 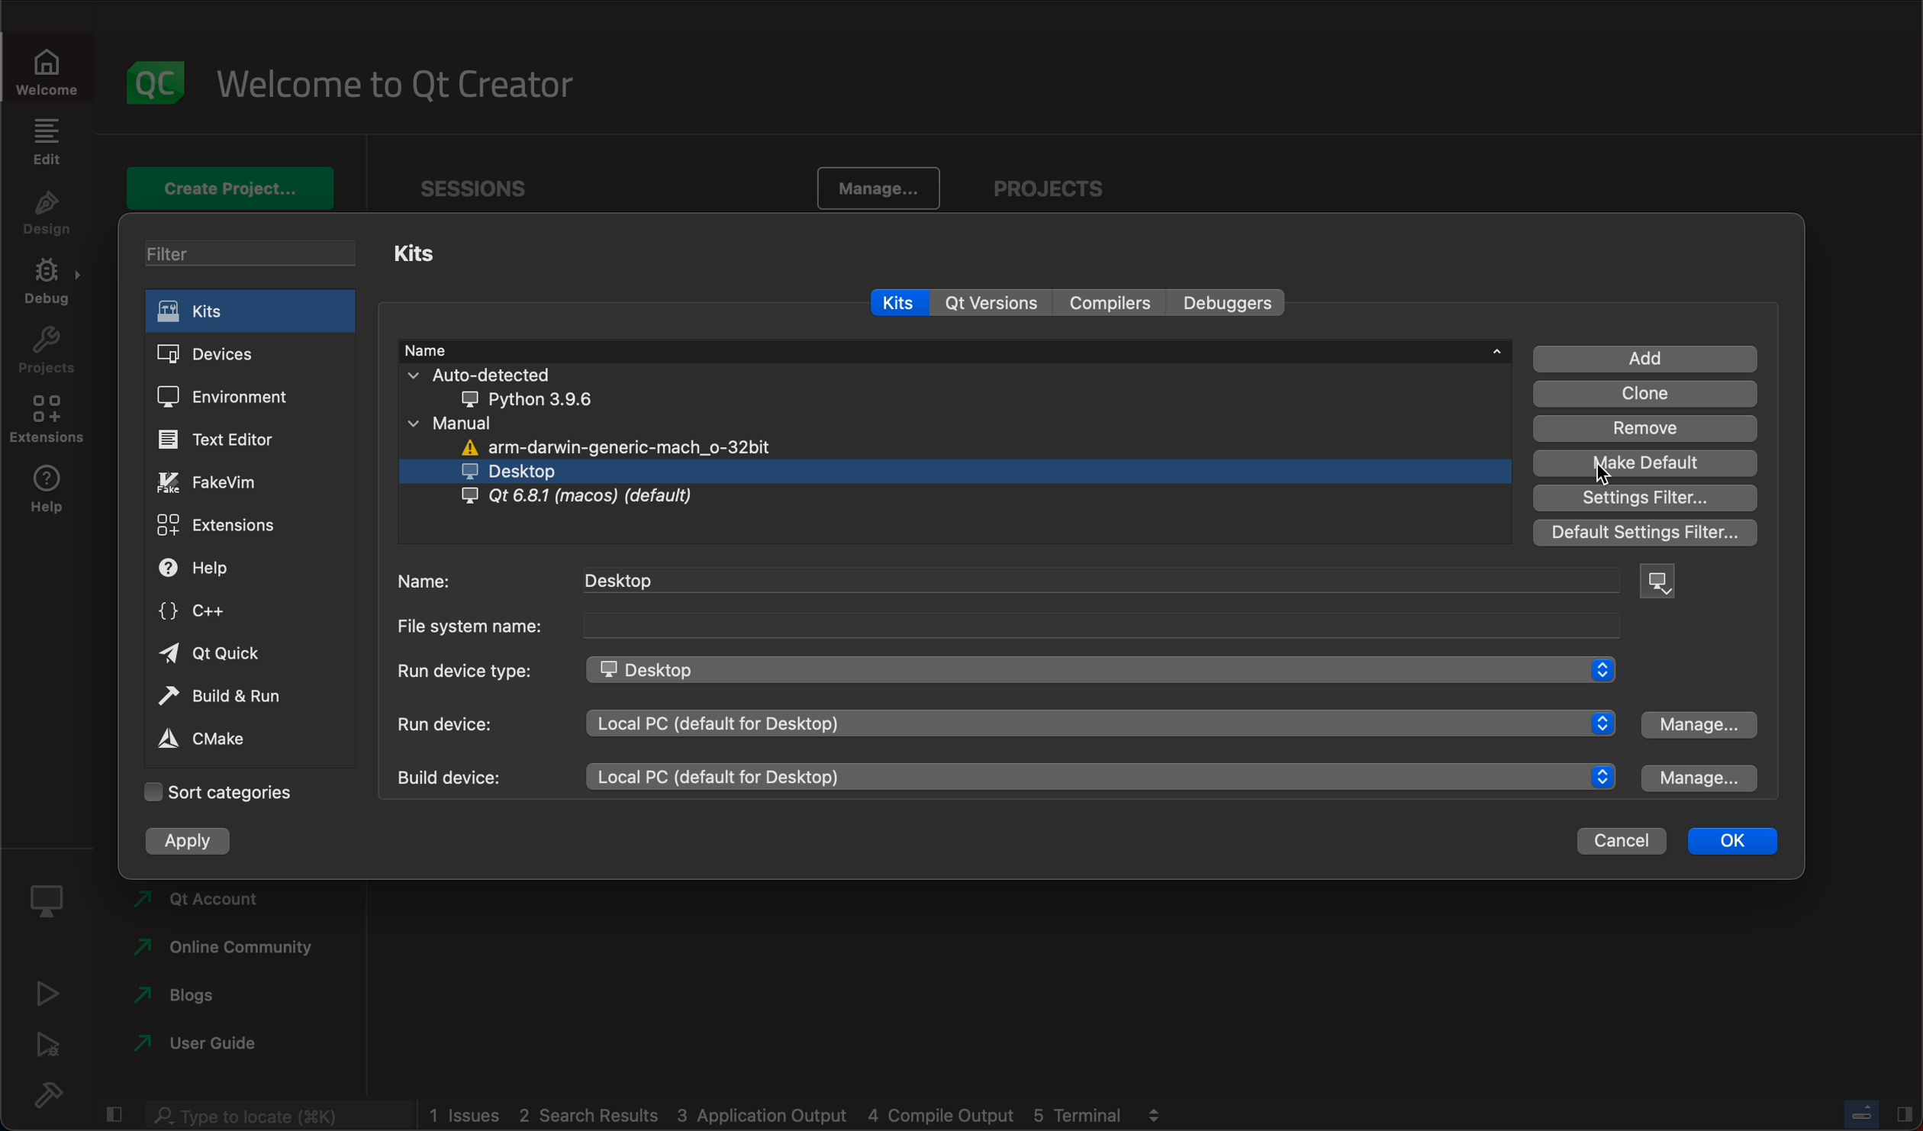 What do you see at coordinates (779, 1114) in the screenshot?
I see `1 issues 2 search results 3 application output 4 compile output 5 terminal` at bounding box center [779, 1114].